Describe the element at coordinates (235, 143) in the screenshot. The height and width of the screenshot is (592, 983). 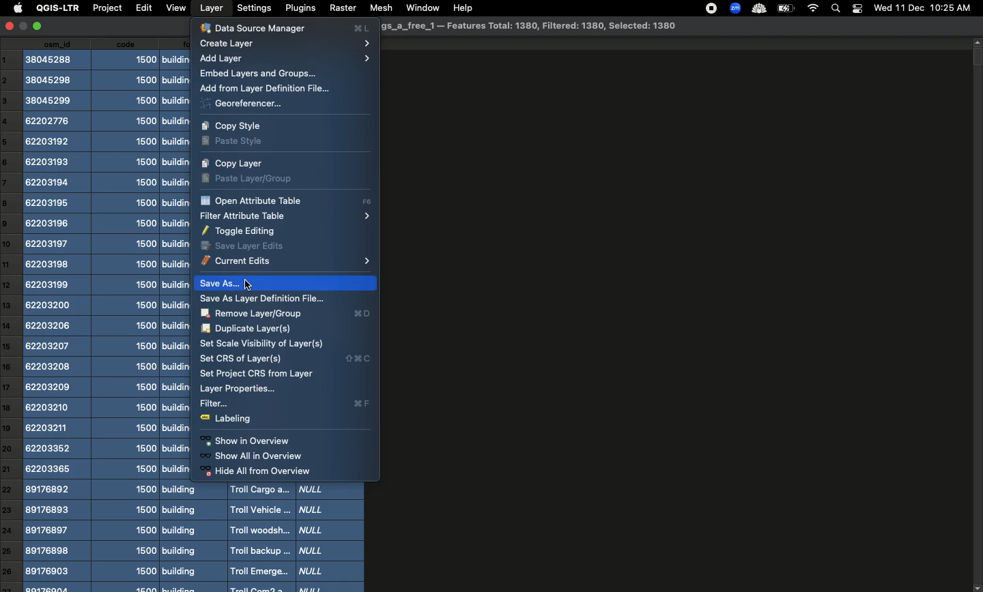
I see `Paste style` at that location.